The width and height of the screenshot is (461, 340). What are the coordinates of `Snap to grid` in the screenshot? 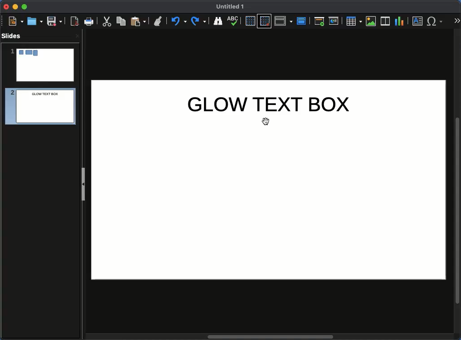 It's located at (265, 21).